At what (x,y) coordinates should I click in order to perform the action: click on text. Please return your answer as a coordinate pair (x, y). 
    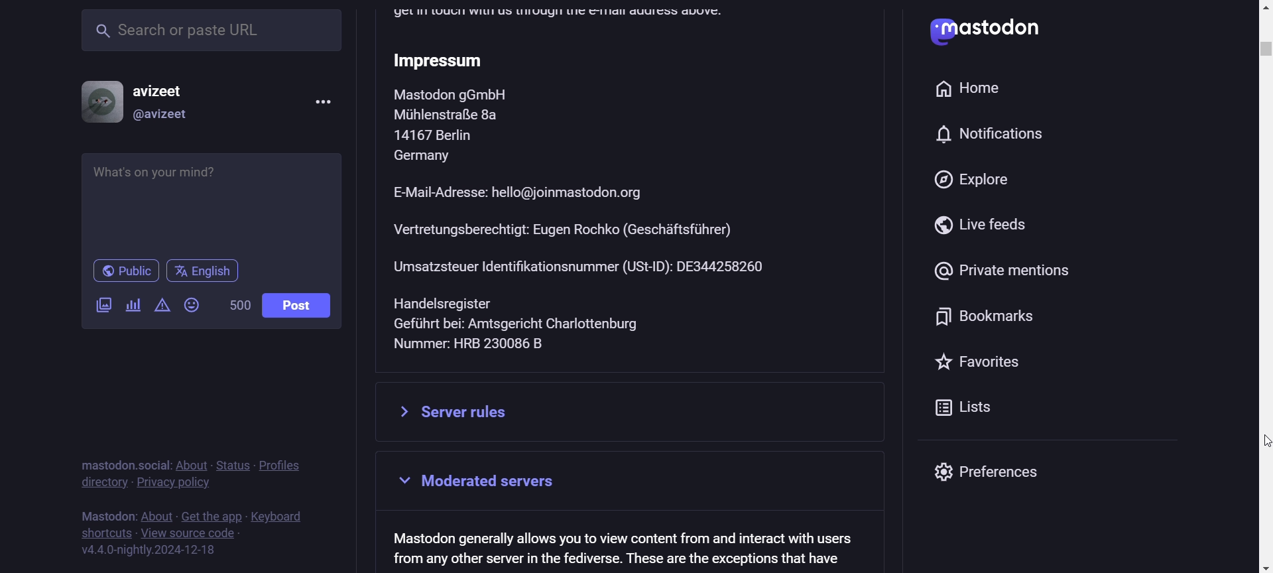
    Looking at the image, I should click on (636, 190).